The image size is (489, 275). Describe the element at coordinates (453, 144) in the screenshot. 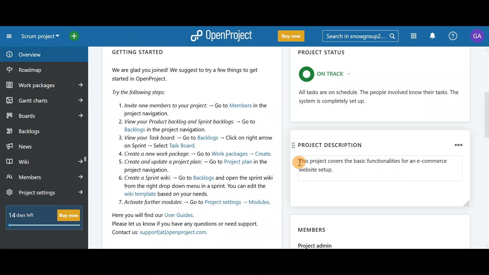

I see `Remove widget` at that location.